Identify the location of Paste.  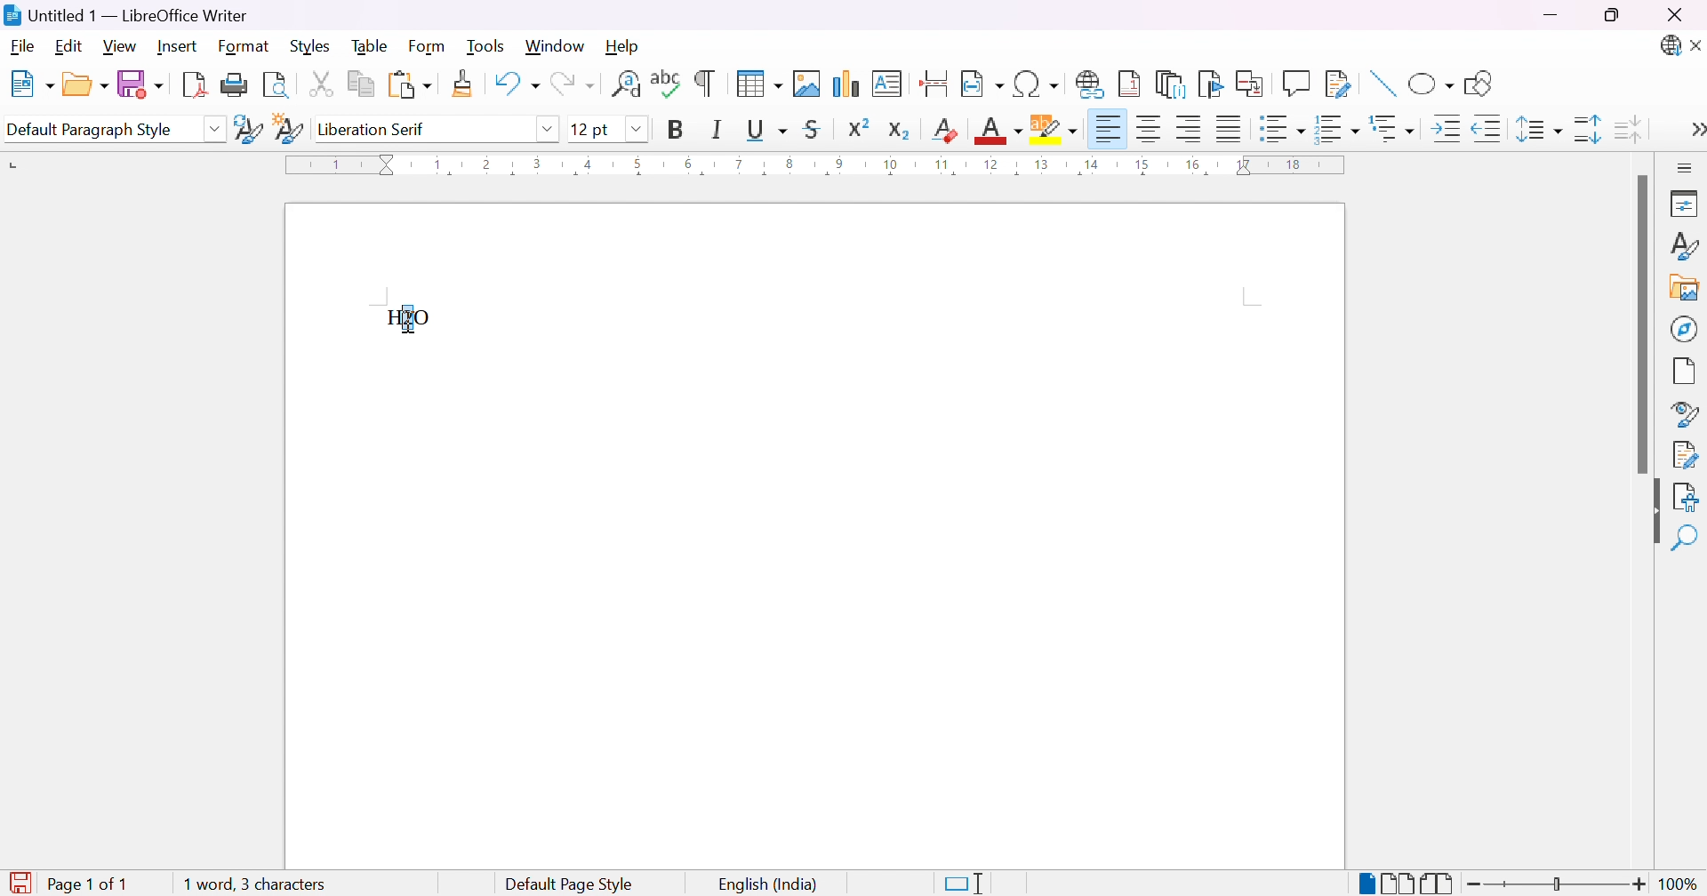
(409, 85).